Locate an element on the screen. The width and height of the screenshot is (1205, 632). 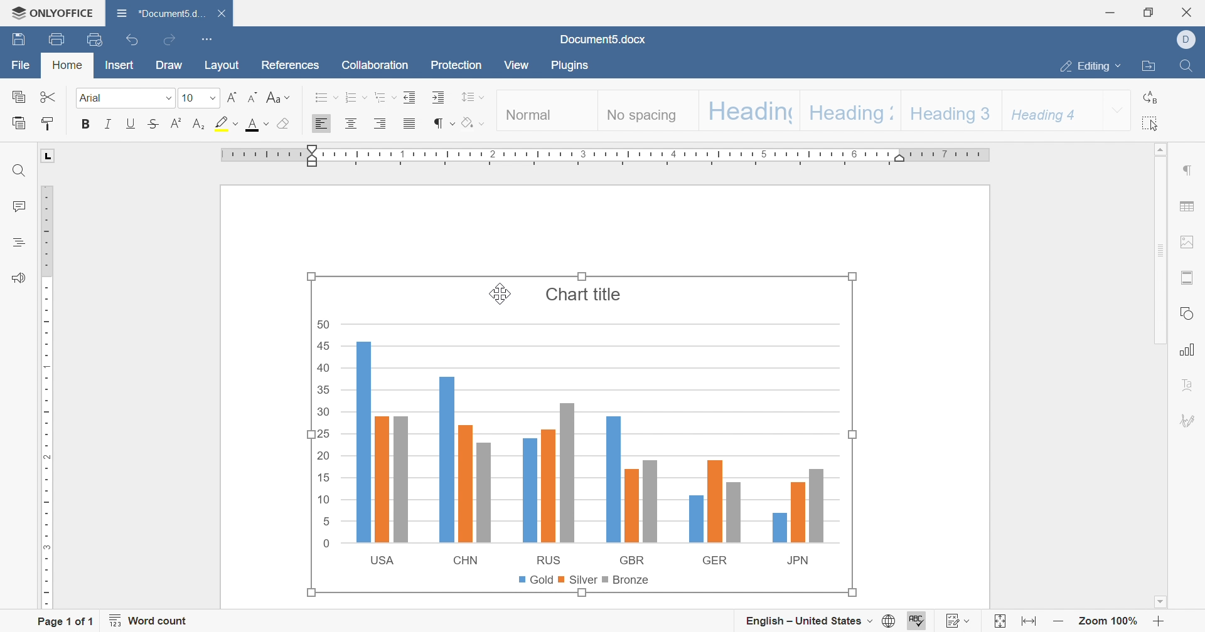
Decrement font size is located at coordinates (254, 98).